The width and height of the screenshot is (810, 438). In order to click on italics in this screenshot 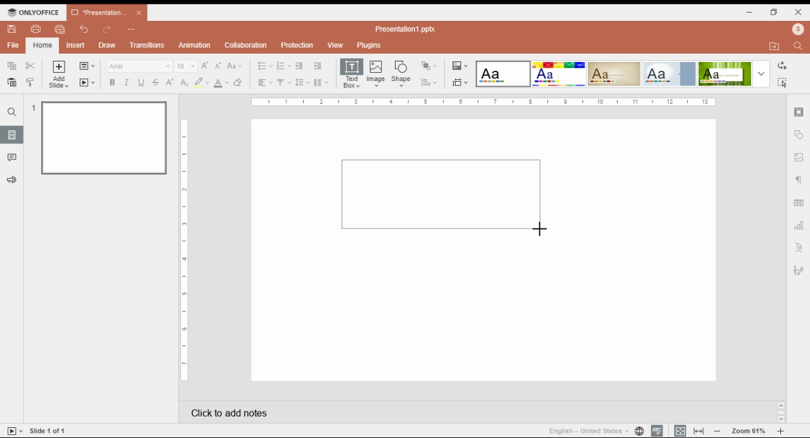, I will do `click(127, 82)`.